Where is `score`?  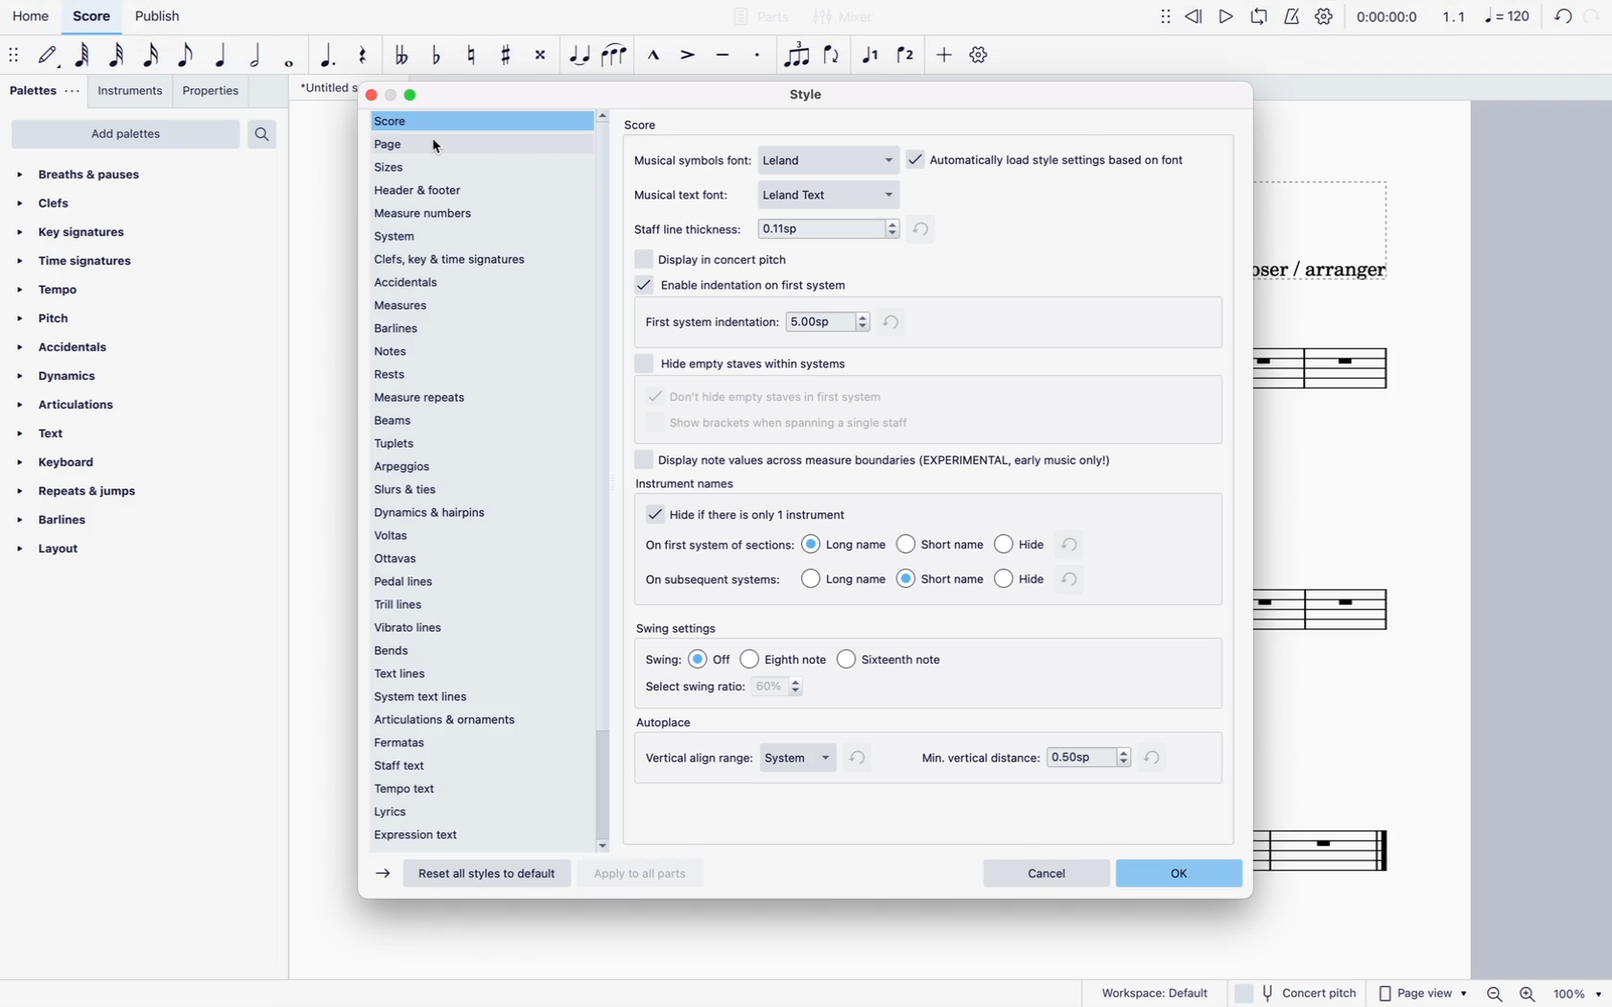
score is located at coordinates (1355, 372).